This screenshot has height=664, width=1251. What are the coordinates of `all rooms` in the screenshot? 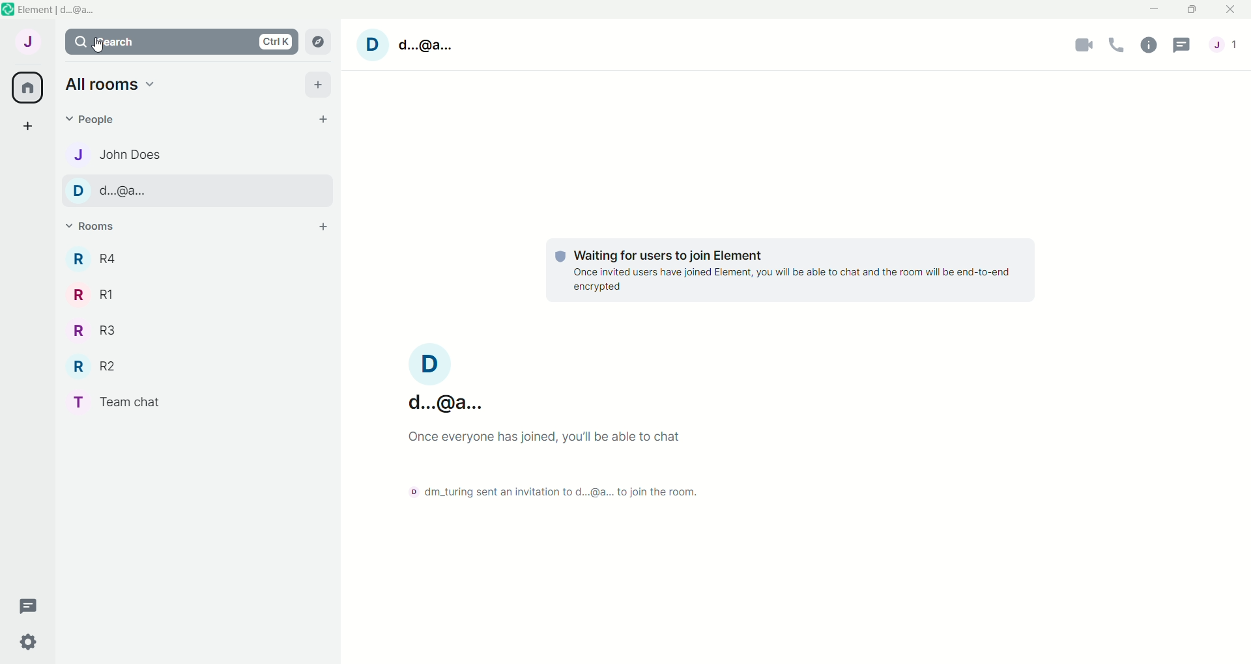 It's located at (111, 85).